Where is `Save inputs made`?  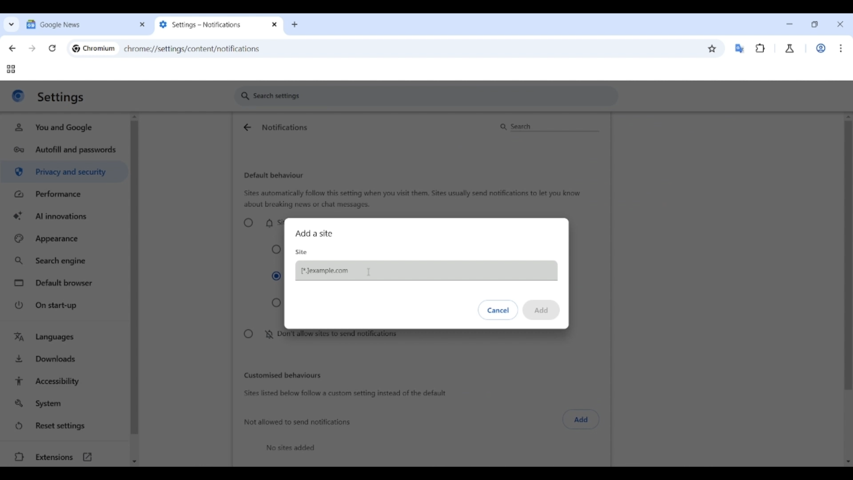
Save inputs made is located at coordinates (541, 310).